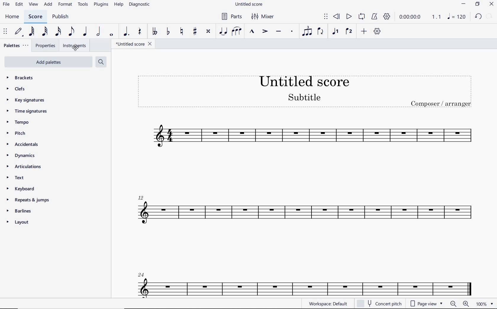 This screenshot has height=309, width=497. What do you see at coordinates (7, 6) in the screenshot?
I see `file` at bounding box center [7, 6].